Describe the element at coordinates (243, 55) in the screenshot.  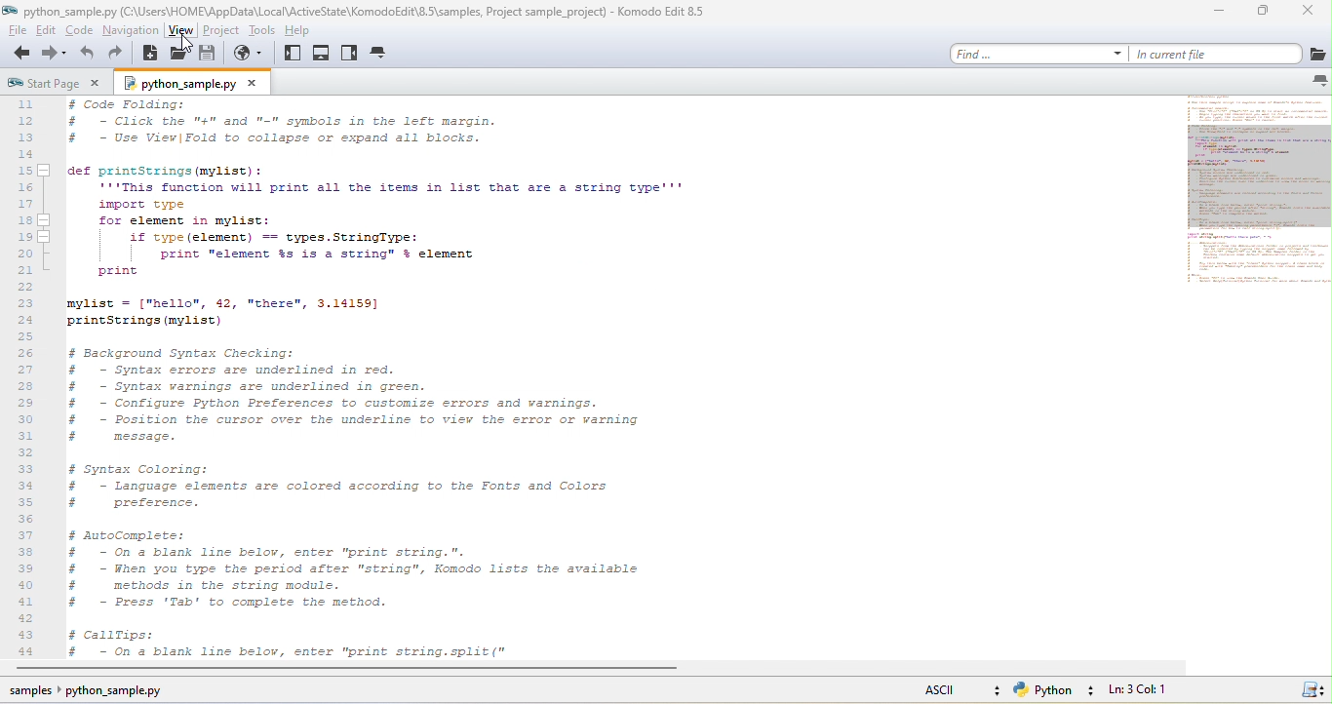
I see `browse` at that location.